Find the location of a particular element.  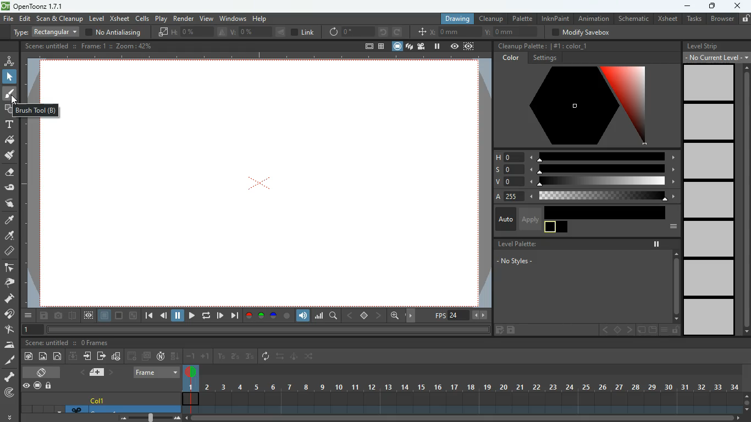

paint is located at coordinates (8, 236).